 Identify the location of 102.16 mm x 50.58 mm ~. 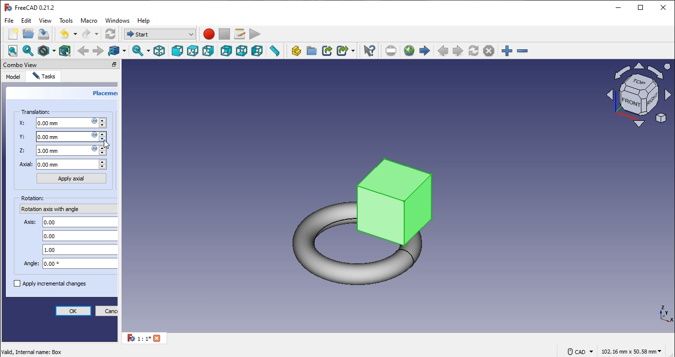
(631, 351).